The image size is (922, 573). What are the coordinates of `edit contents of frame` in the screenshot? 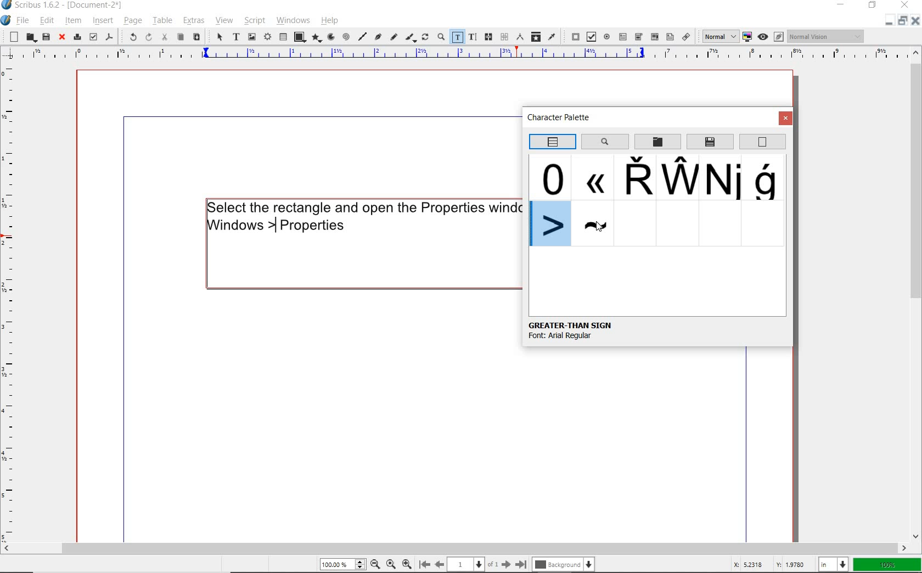 It's located at (457, 36).